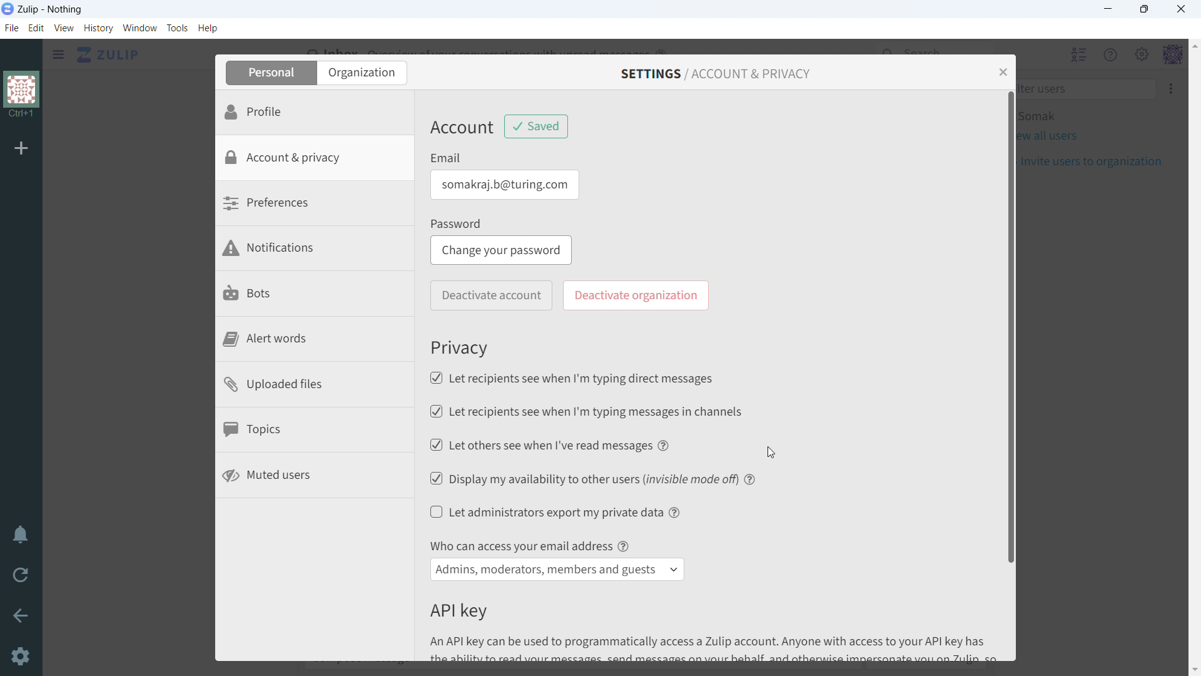  What do you see at coordinates (1142, 55) in the screenshot?
I see `main menu` at bounding box center [1142, 55].